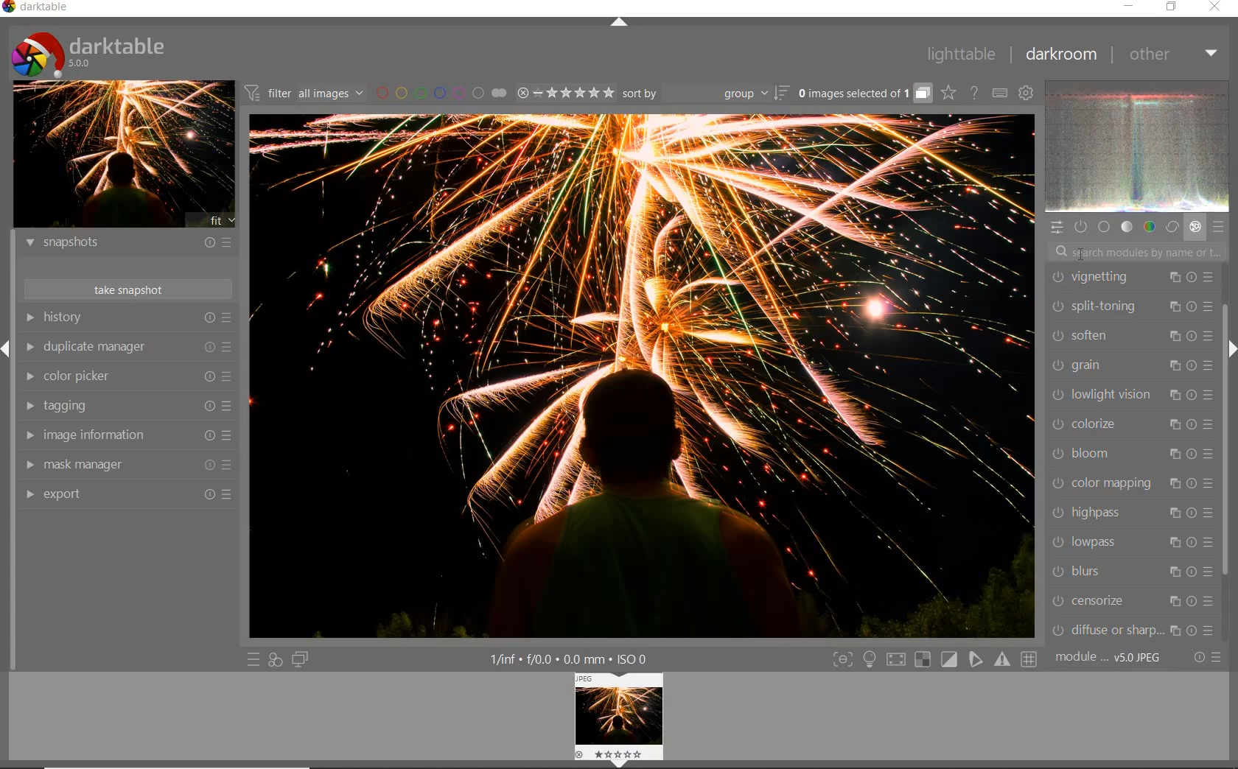  Describe the element at coordinates (123, 155) in the screenshot. I see `image preview` at that location.